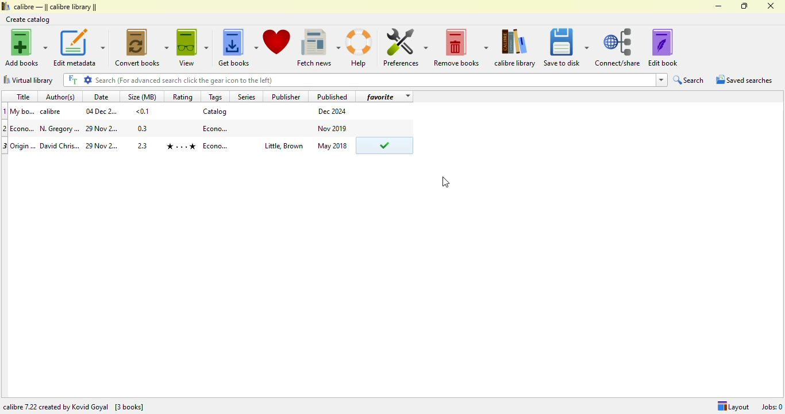 Image resolution: width=785 pixels, height=414 pixels. Describe the element at coordinates (318, 48) in the screenshot. I see `fetch news` at that location.